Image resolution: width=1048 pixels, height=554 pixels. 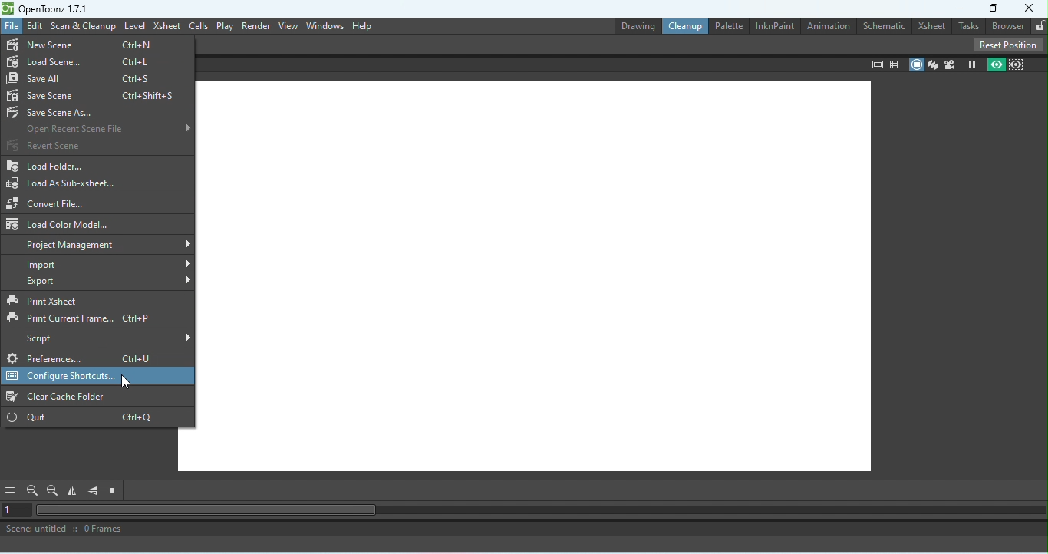 I want to click on Horizontal scroll bar, so click(x=541, y=511).